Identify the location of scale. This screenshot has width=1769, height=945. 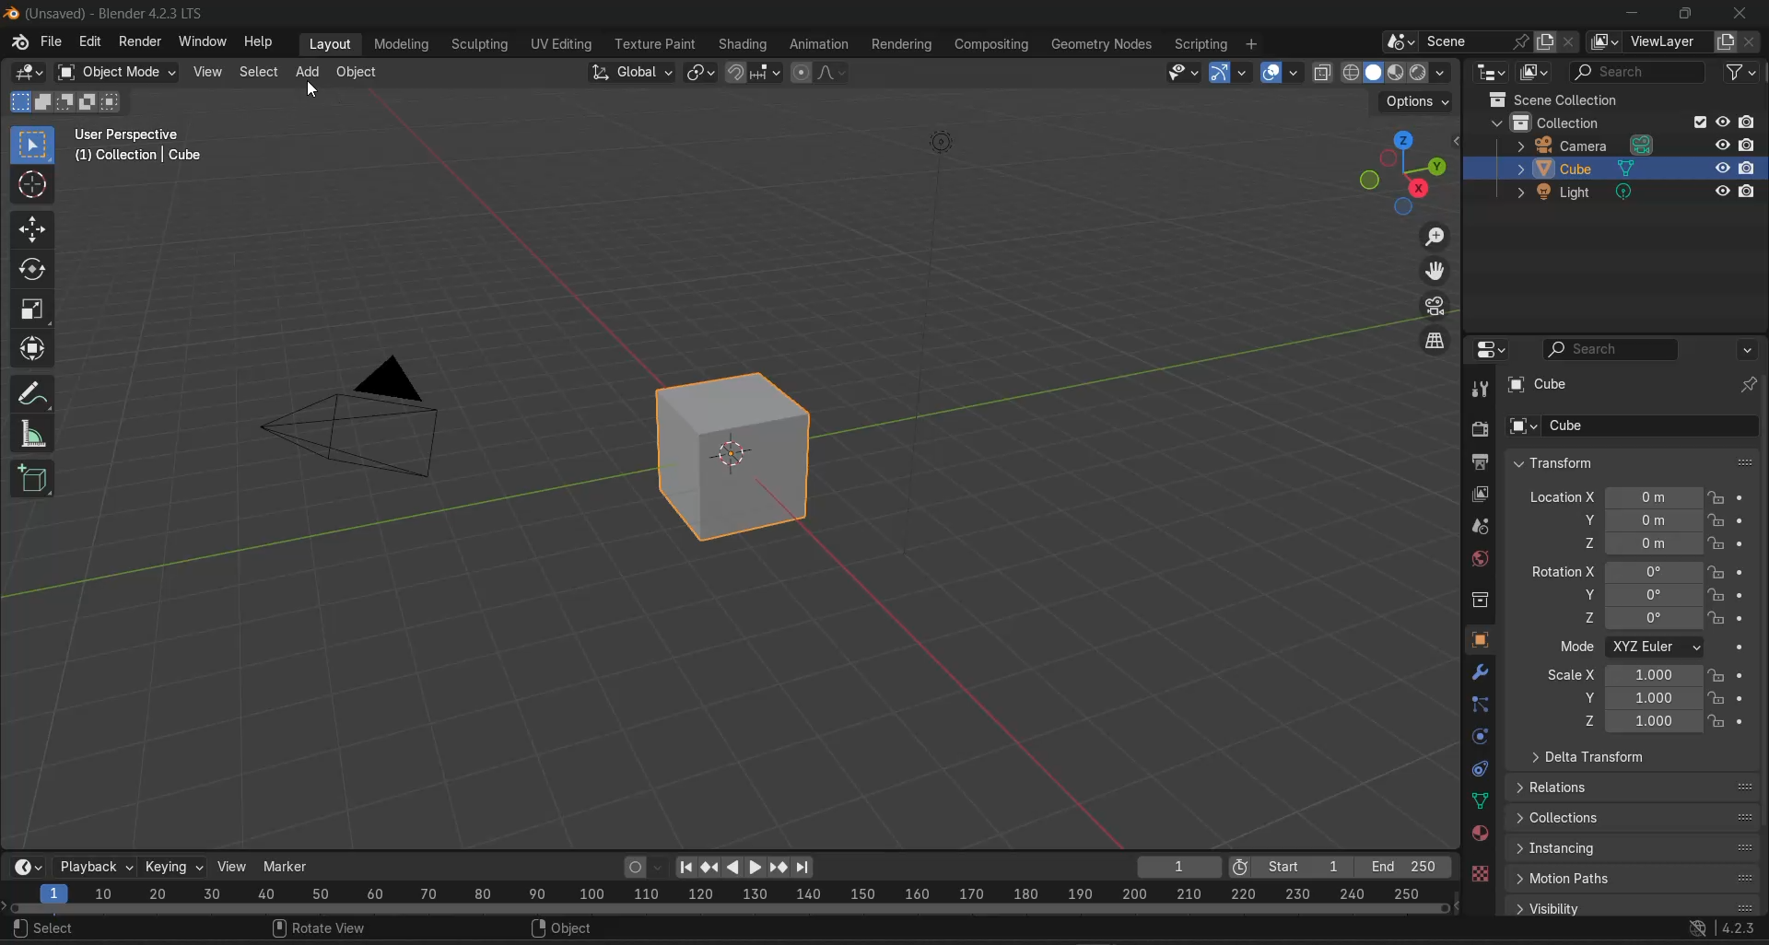
(35, 309).